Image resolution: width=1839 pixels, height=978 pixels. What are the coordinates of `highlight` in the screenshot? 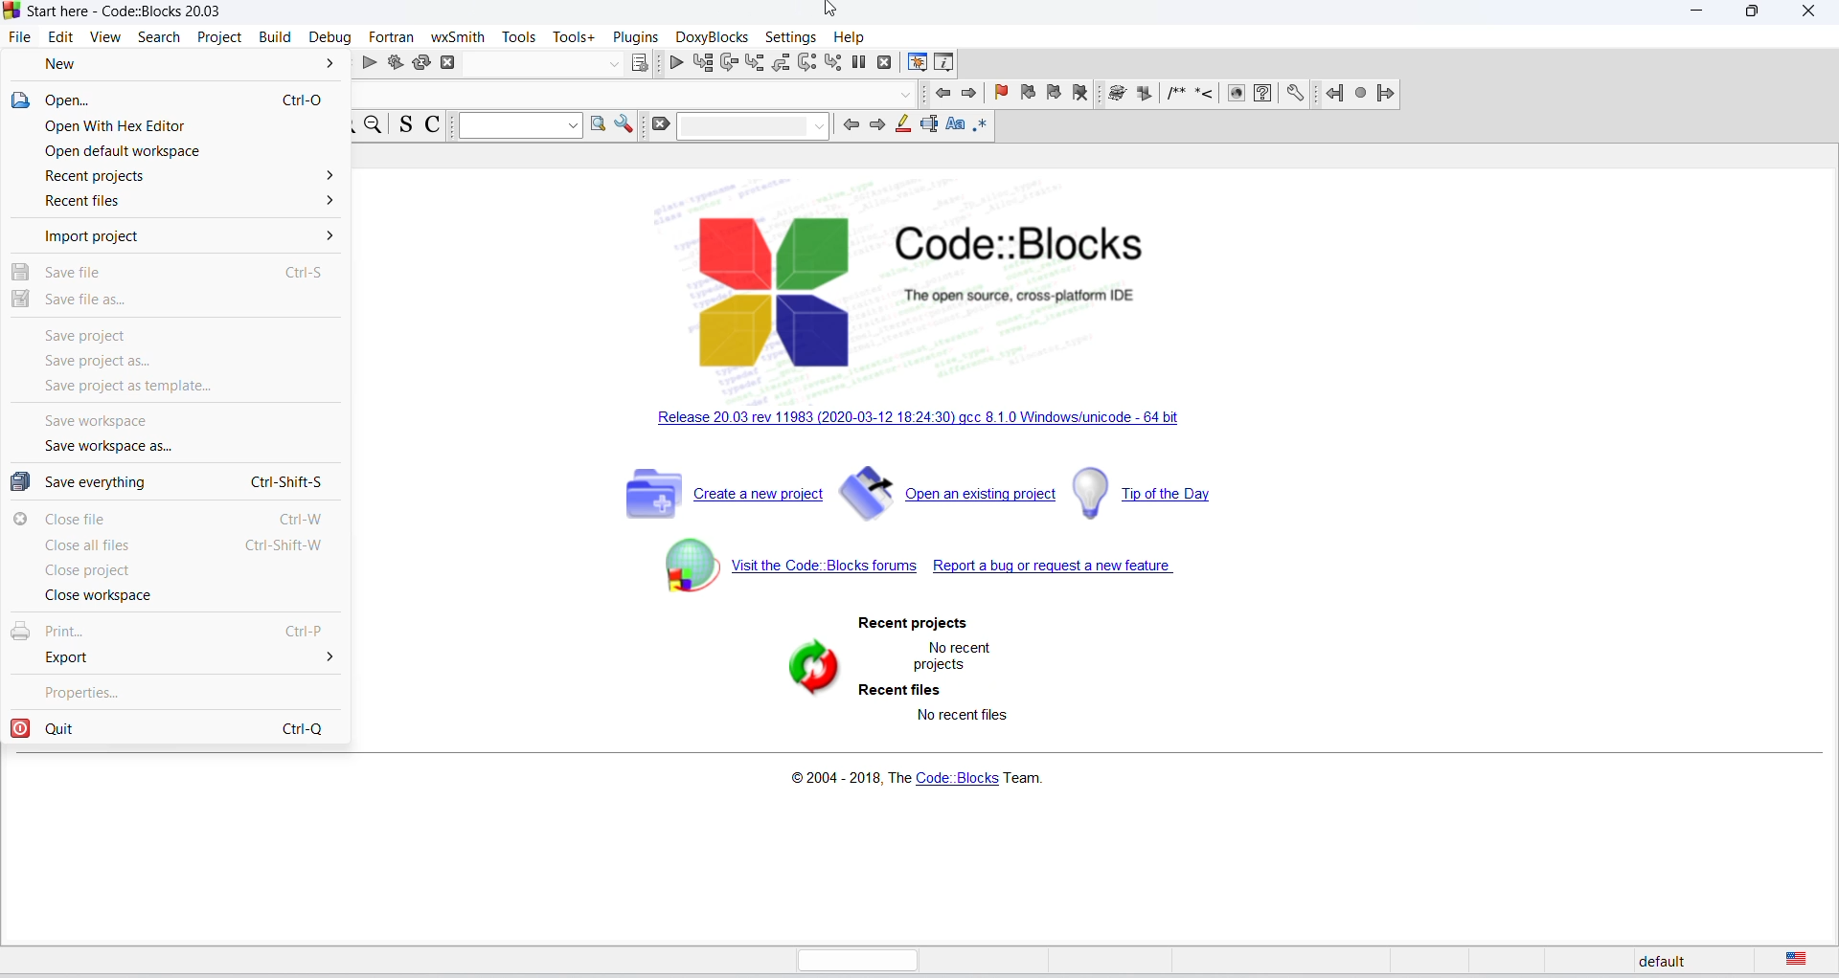 It's located at (906, 126).